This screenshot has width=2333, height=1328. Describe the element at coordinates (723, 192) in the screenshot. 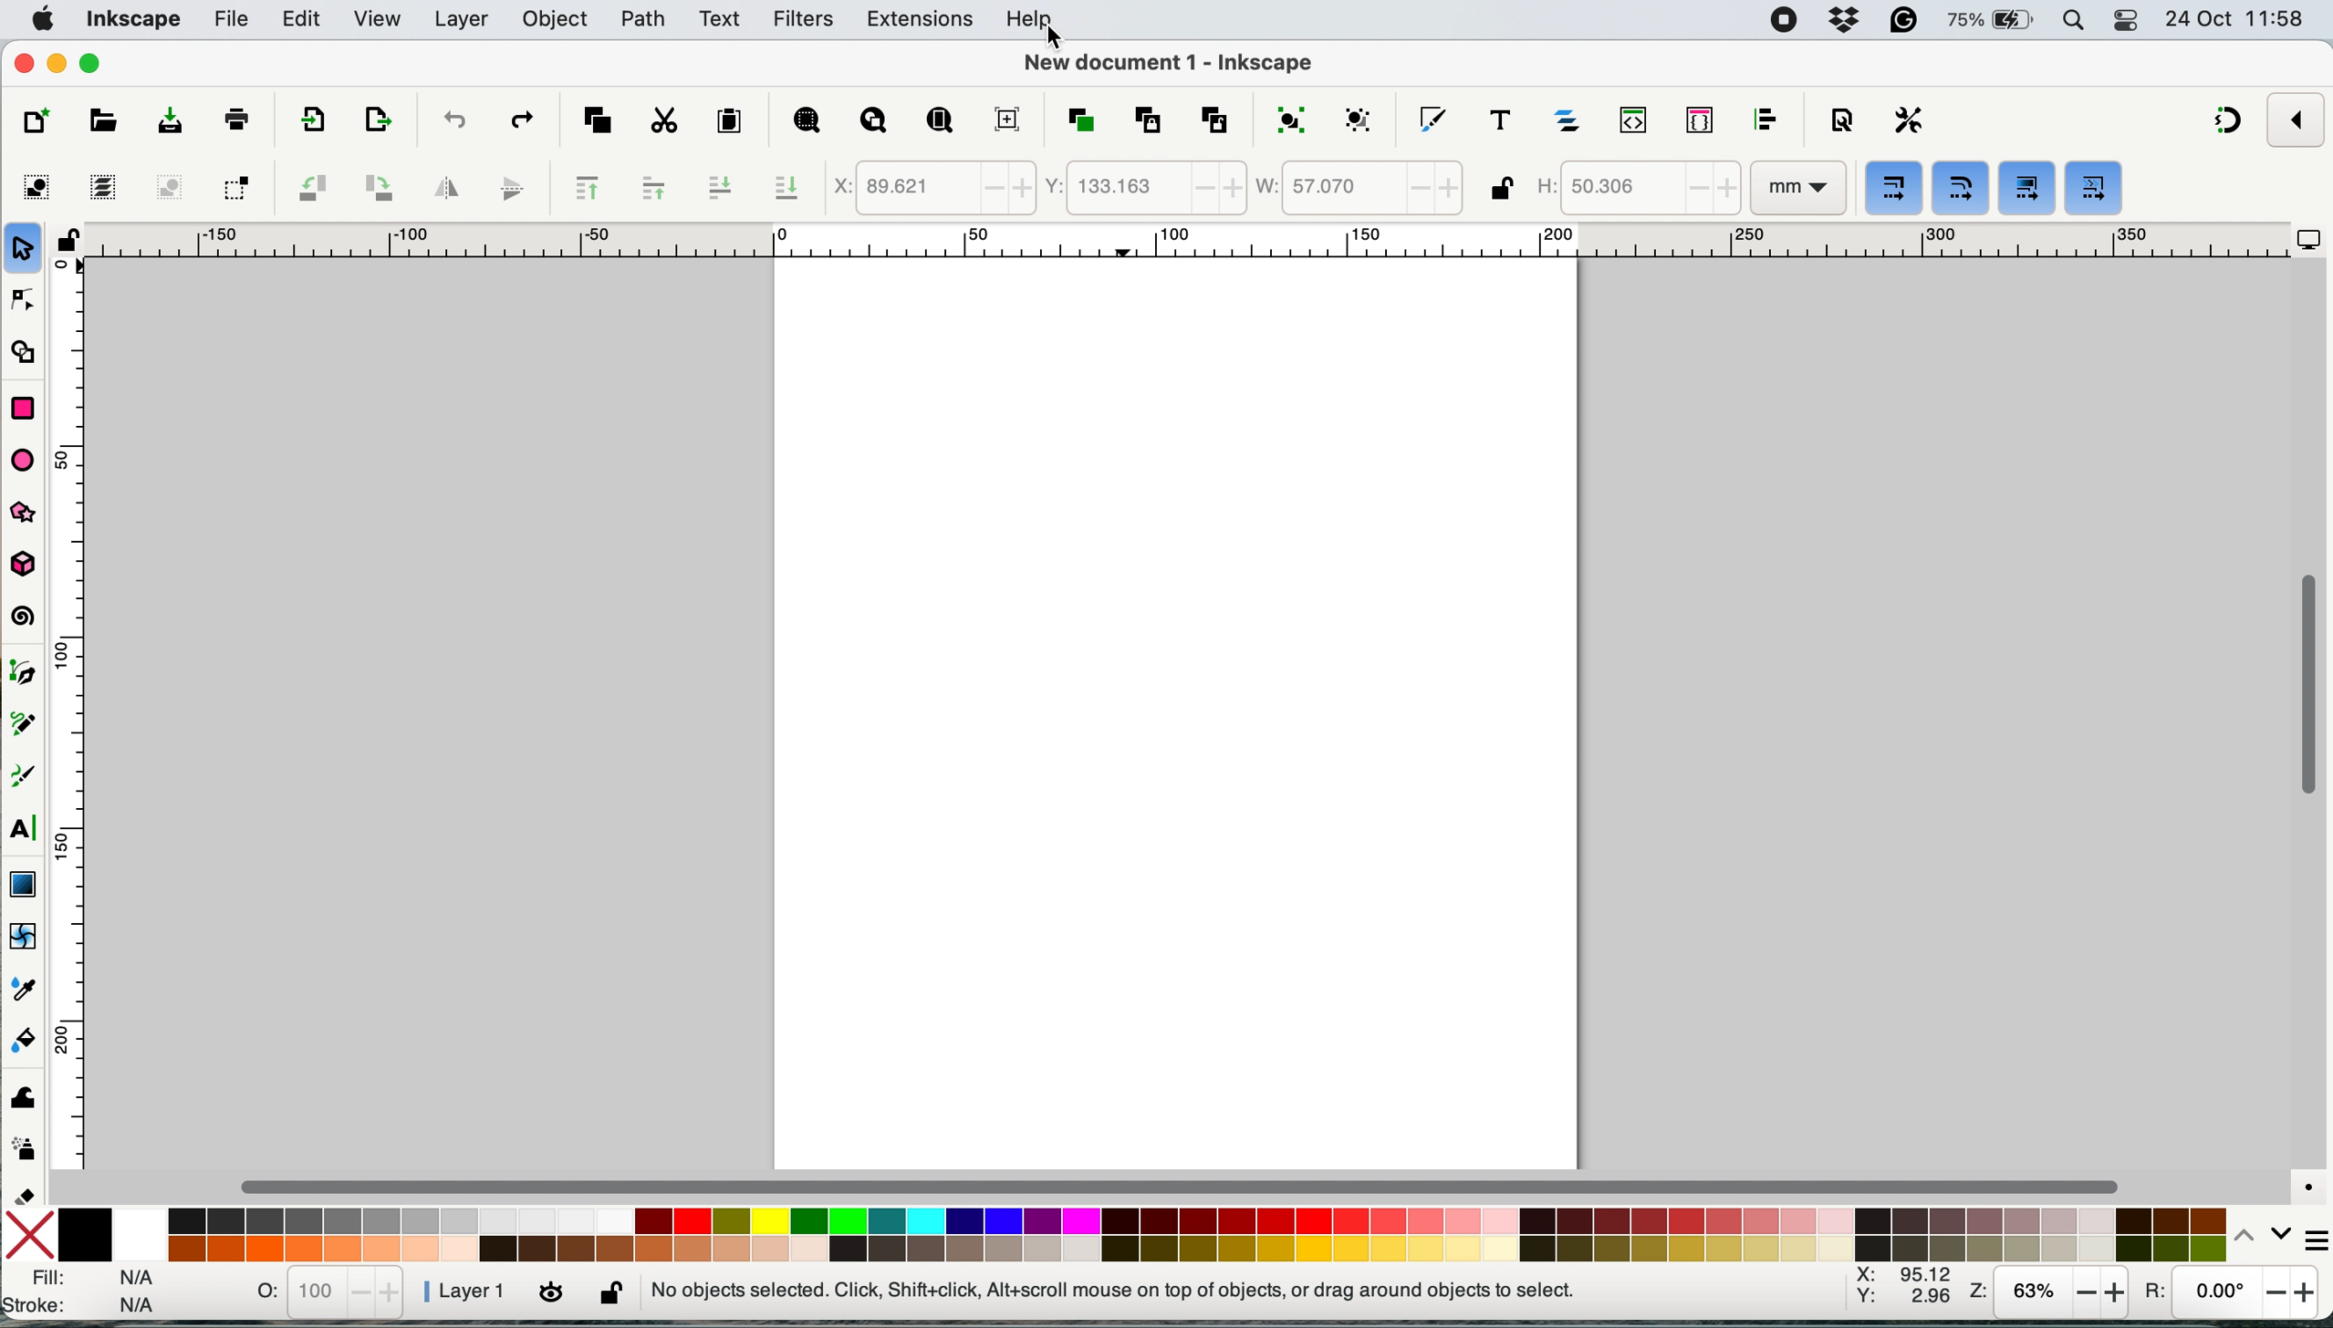

I see `lower selection one step` at that location.